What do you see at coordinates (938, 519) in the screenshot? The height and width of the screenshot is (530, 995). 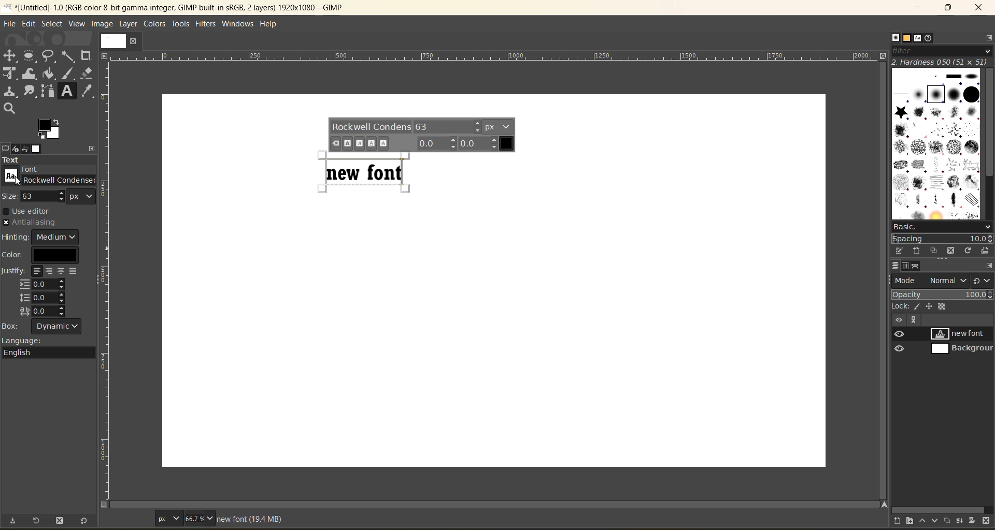 I see `lower this layer` at bounding box center [938, 519].